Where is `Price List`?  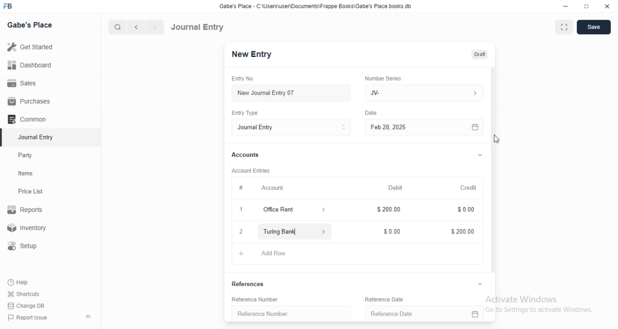 Price List is located at coordinates (30, 192).